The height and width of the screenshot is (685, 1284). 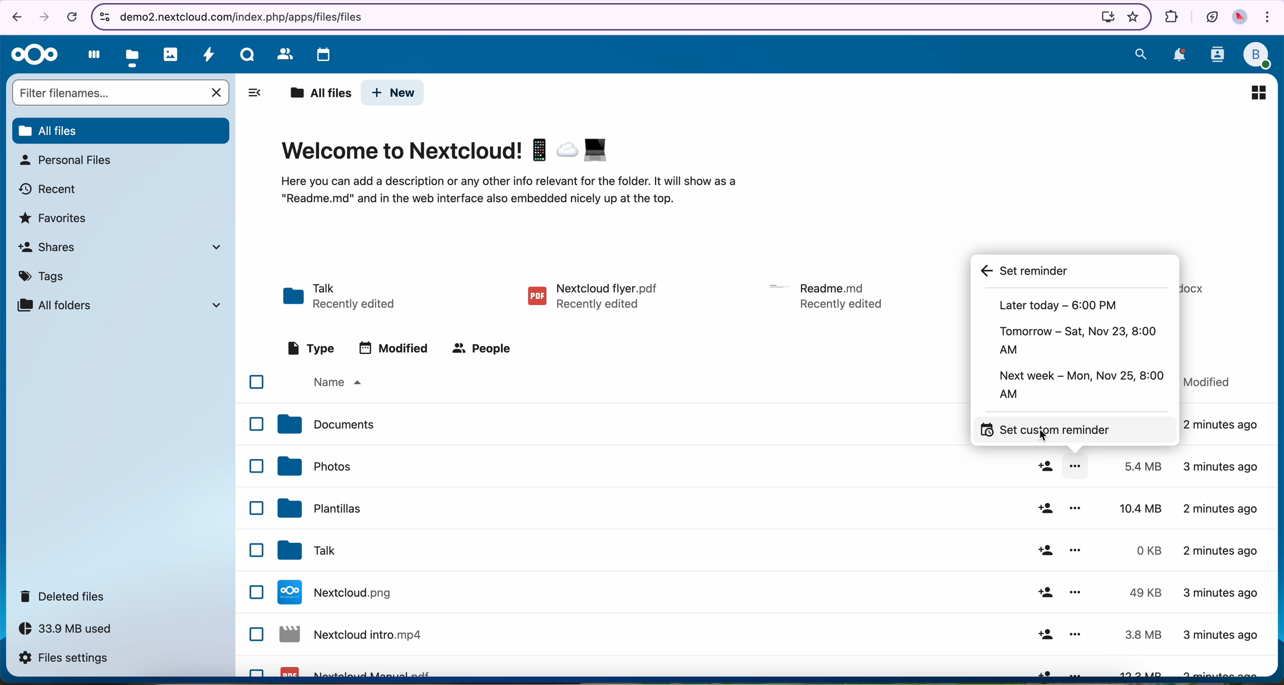 I want to click on 5.4, so click(x=1147, y=466).